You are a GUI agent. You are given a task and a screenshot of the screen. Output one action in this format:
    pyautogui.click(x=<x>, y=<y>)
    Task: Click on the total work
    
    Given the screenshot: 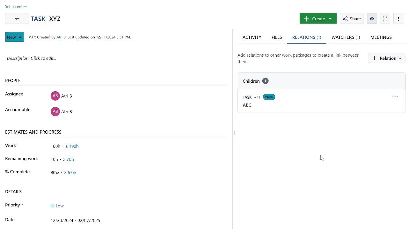 What is the action you would take?
    pyautogui.click(x=67, y=147)
    